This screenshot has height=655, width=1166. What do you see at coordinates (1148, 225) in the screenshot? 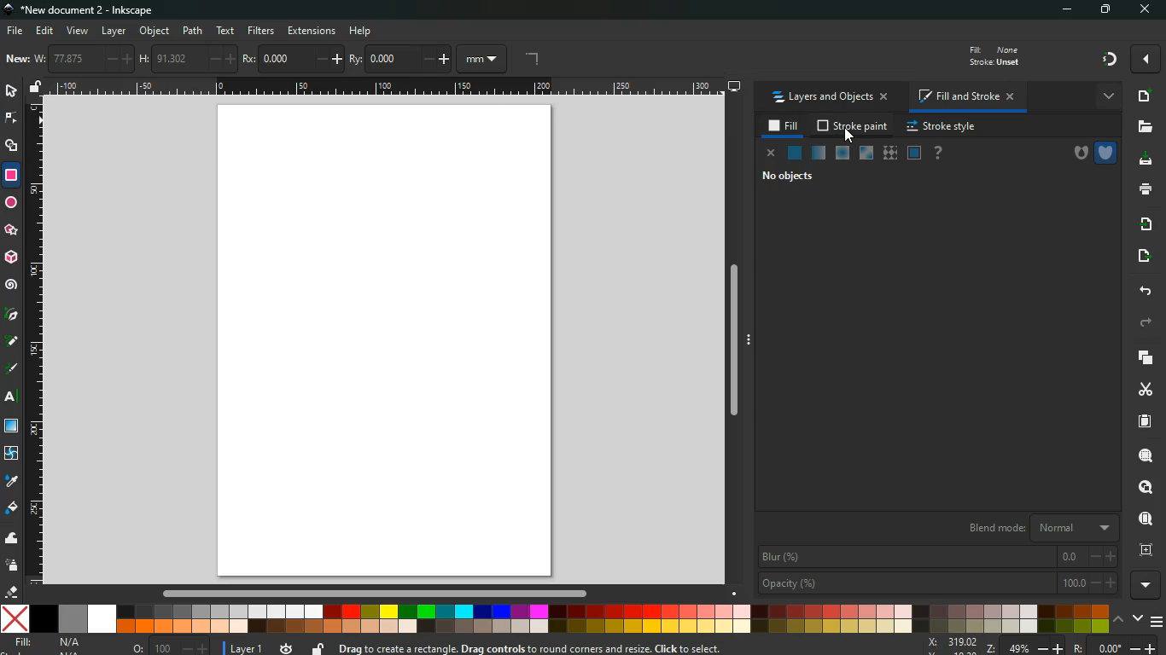
I see `receive` at bounding box center [1148, 225].